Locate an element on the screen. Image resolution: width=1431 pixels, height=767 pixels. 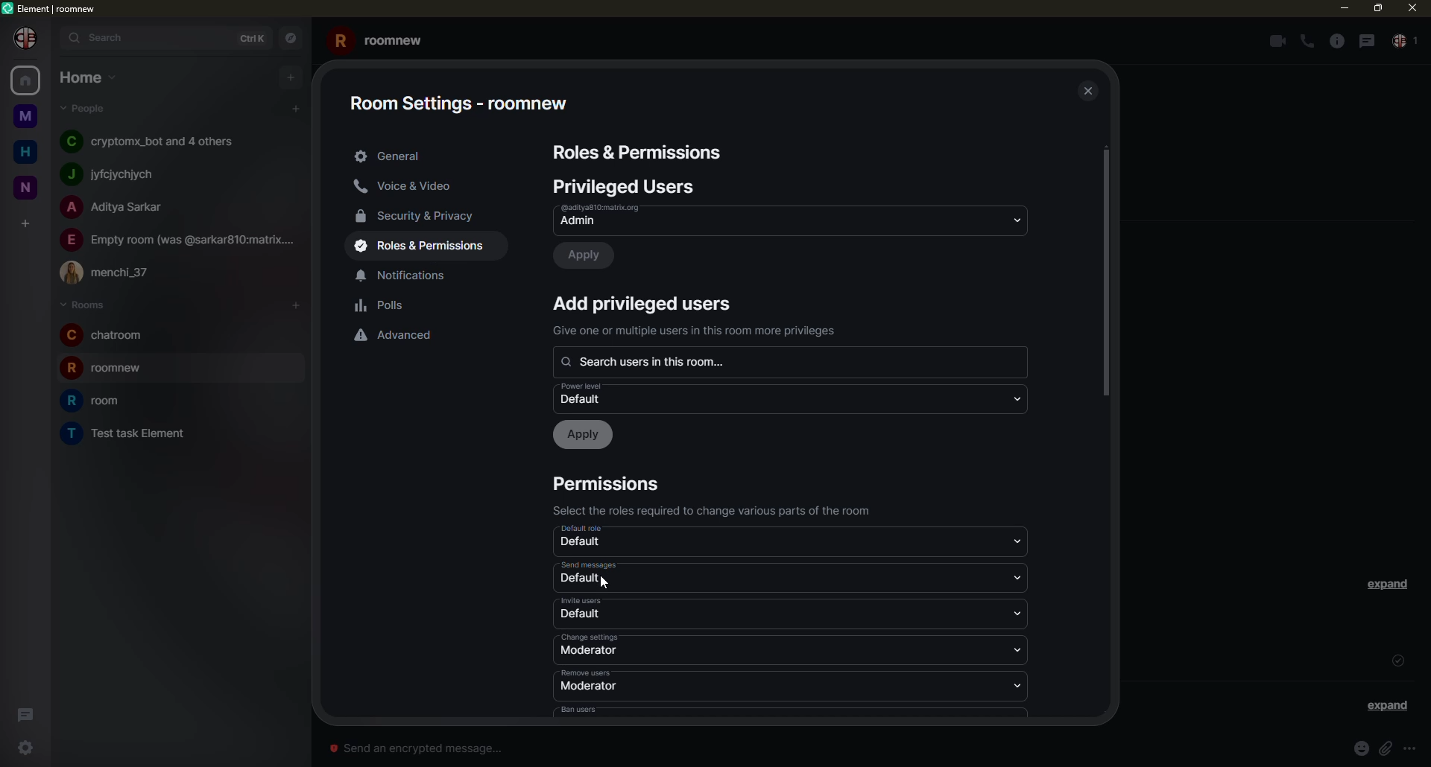
info is located at coordinates (1416, 748).